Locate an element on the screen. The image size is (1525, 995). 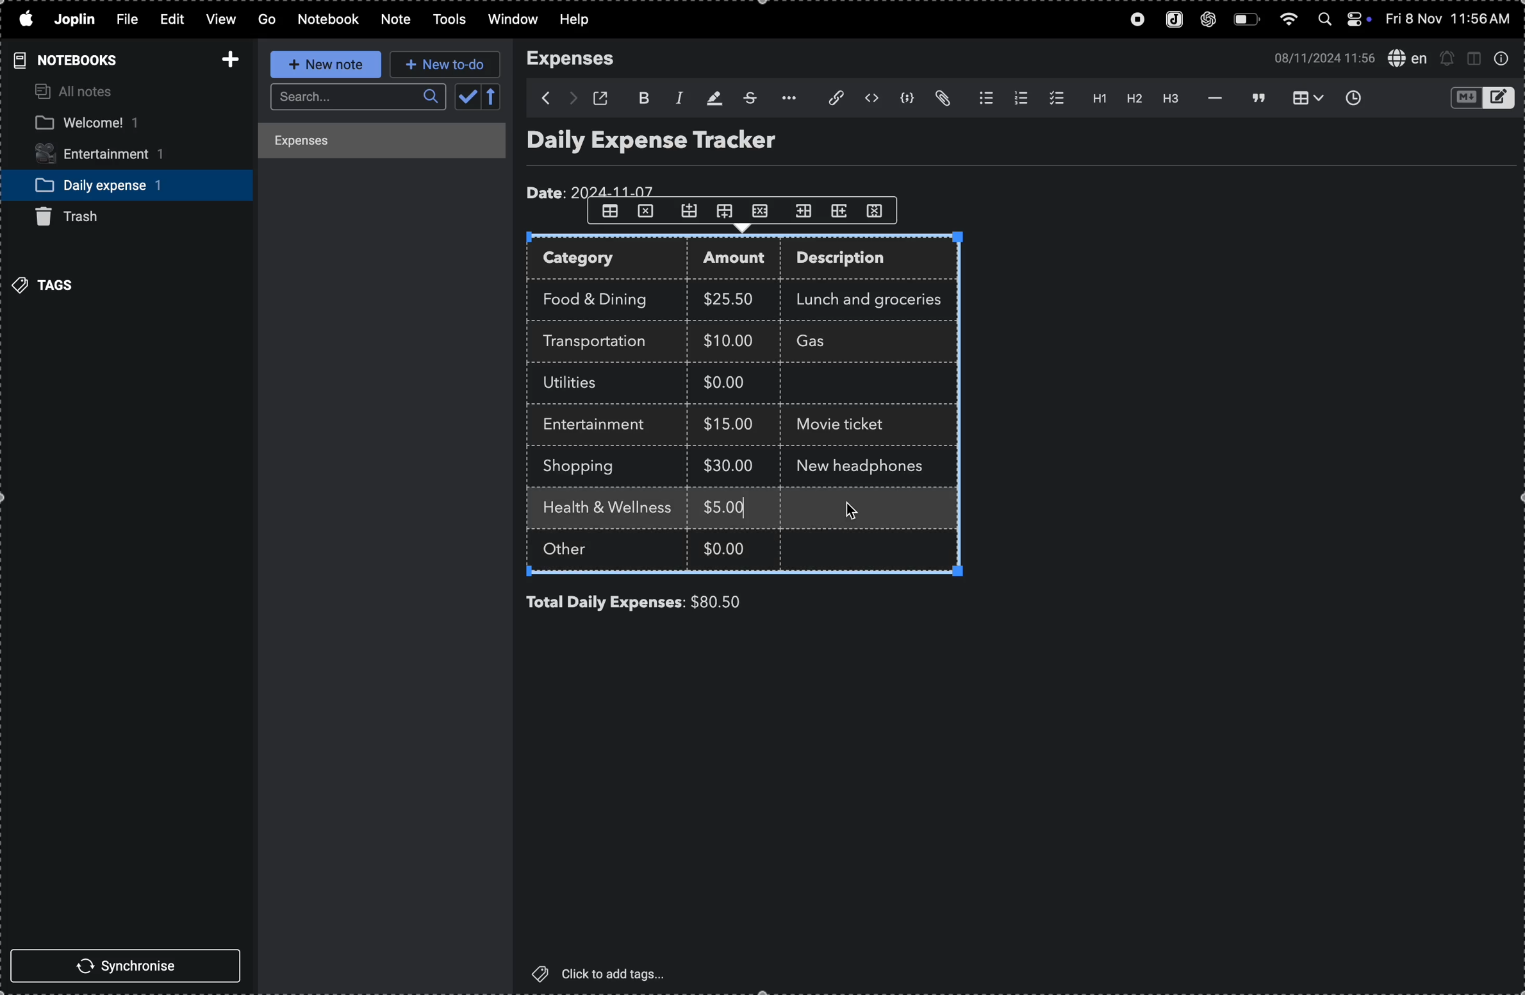
bold is located at coordinates (642, 96).